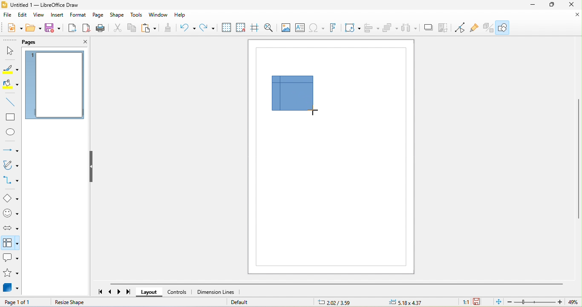 The height and width of the screenshot is (307, 582). What do you see at coordinates (132, 29) in the screenshot?
I see `copy` at bounding box center [132, 29].